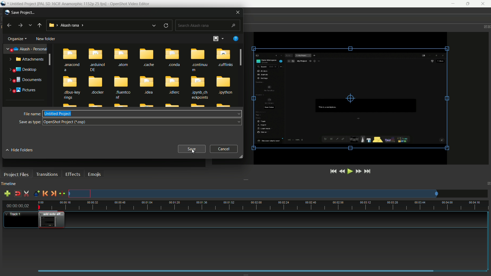  I want to click on back, so click(9, 26).